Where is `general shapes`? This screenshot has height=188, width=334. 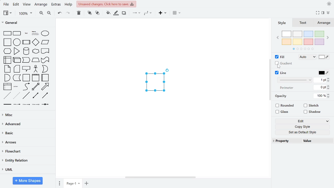 general shapes is located at coordinates (26, 69).